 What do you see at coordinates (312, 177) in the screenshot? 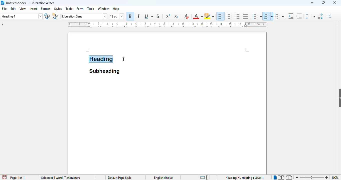
I see `zoom` at bounding box center [312, 177].